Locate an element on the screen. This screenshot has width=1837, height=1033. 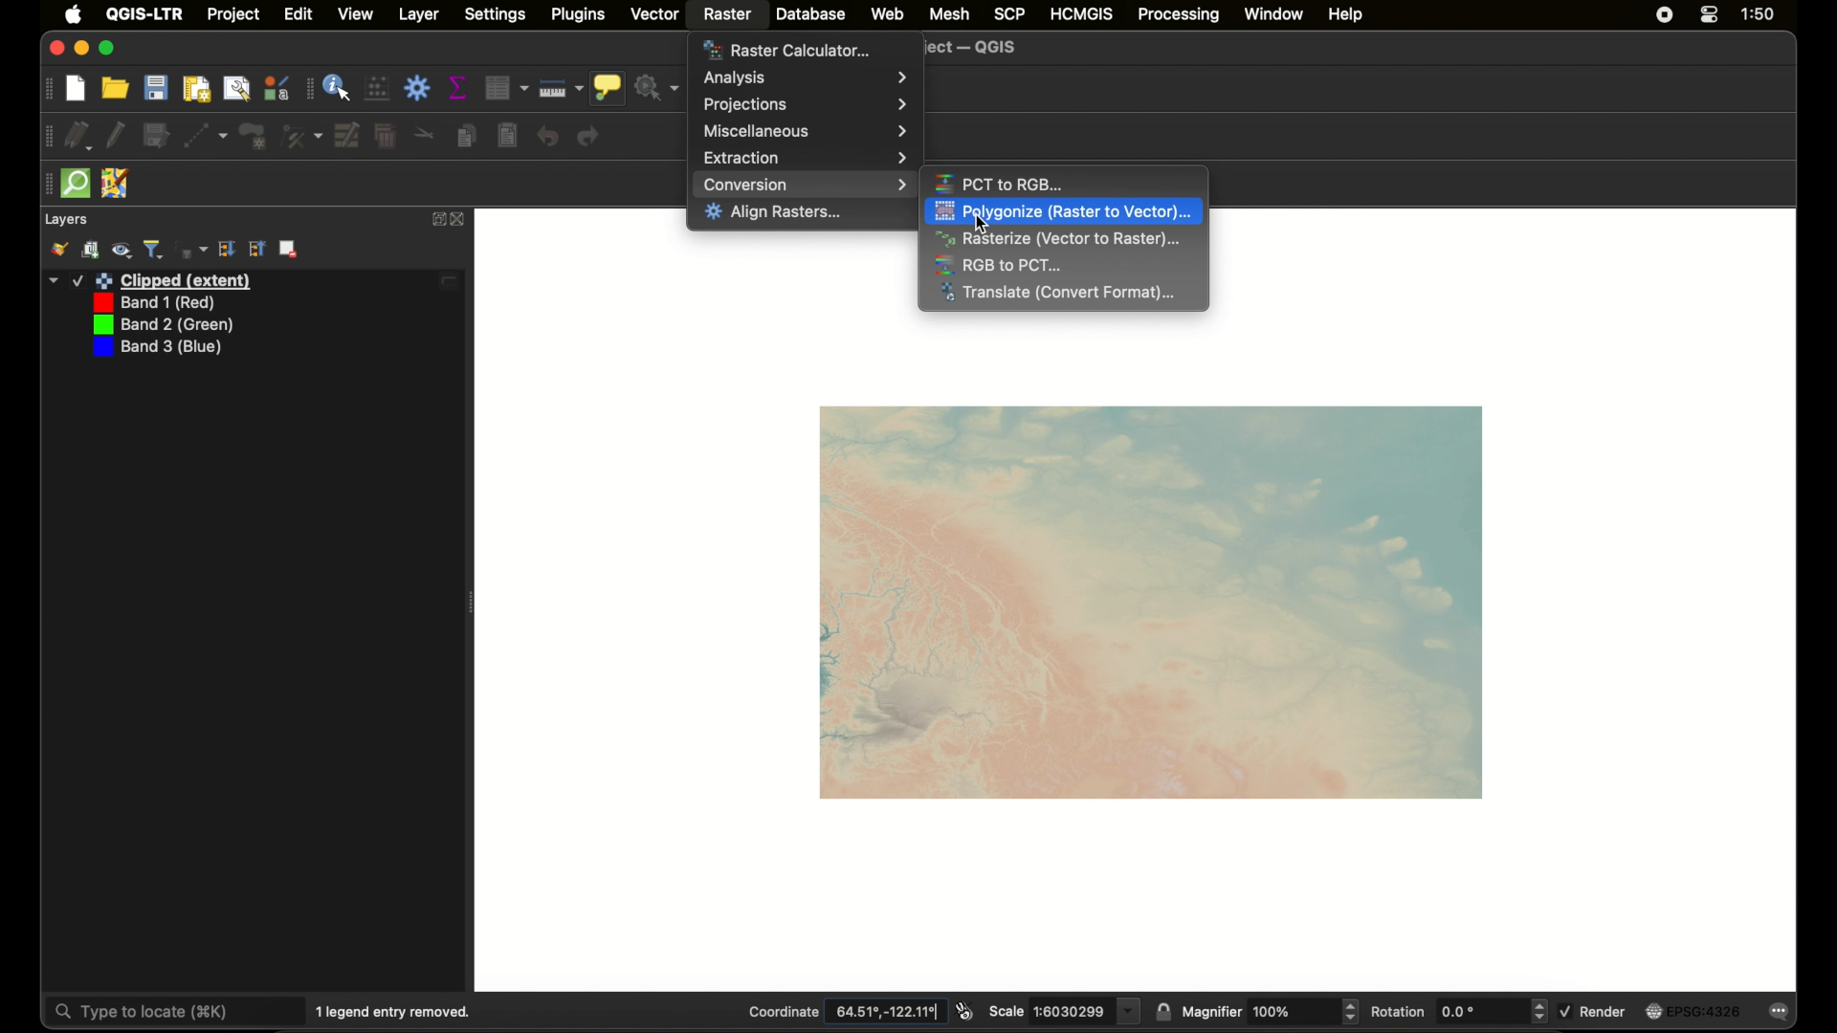
new is located at coordinates (76, 90).